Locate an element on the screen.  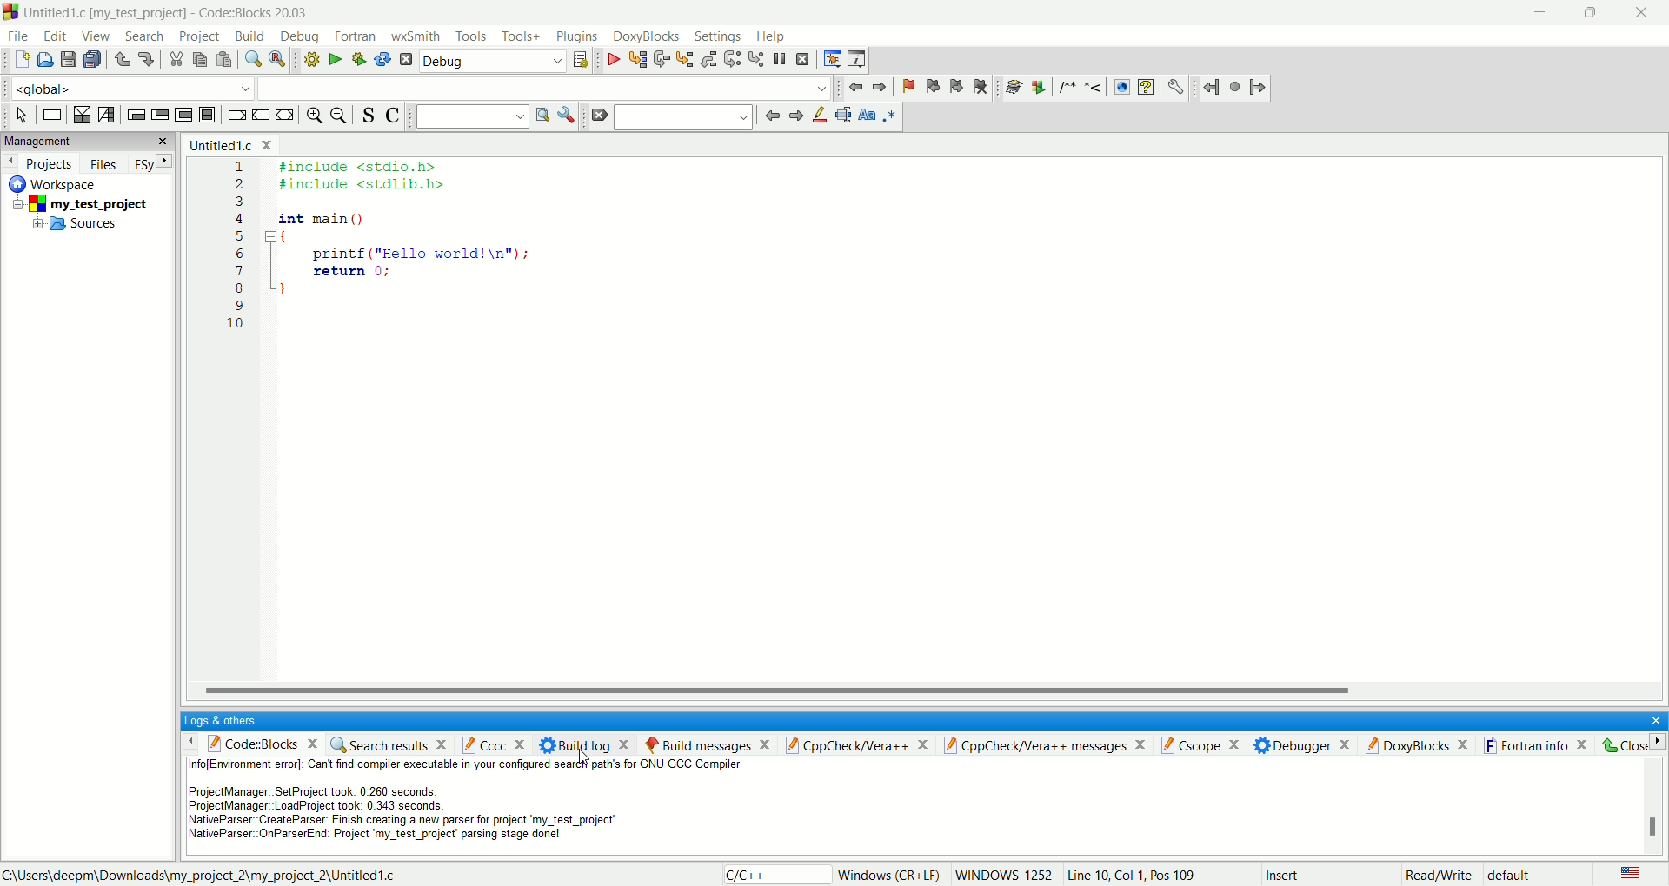
step into is located at coordinates (685, 58).